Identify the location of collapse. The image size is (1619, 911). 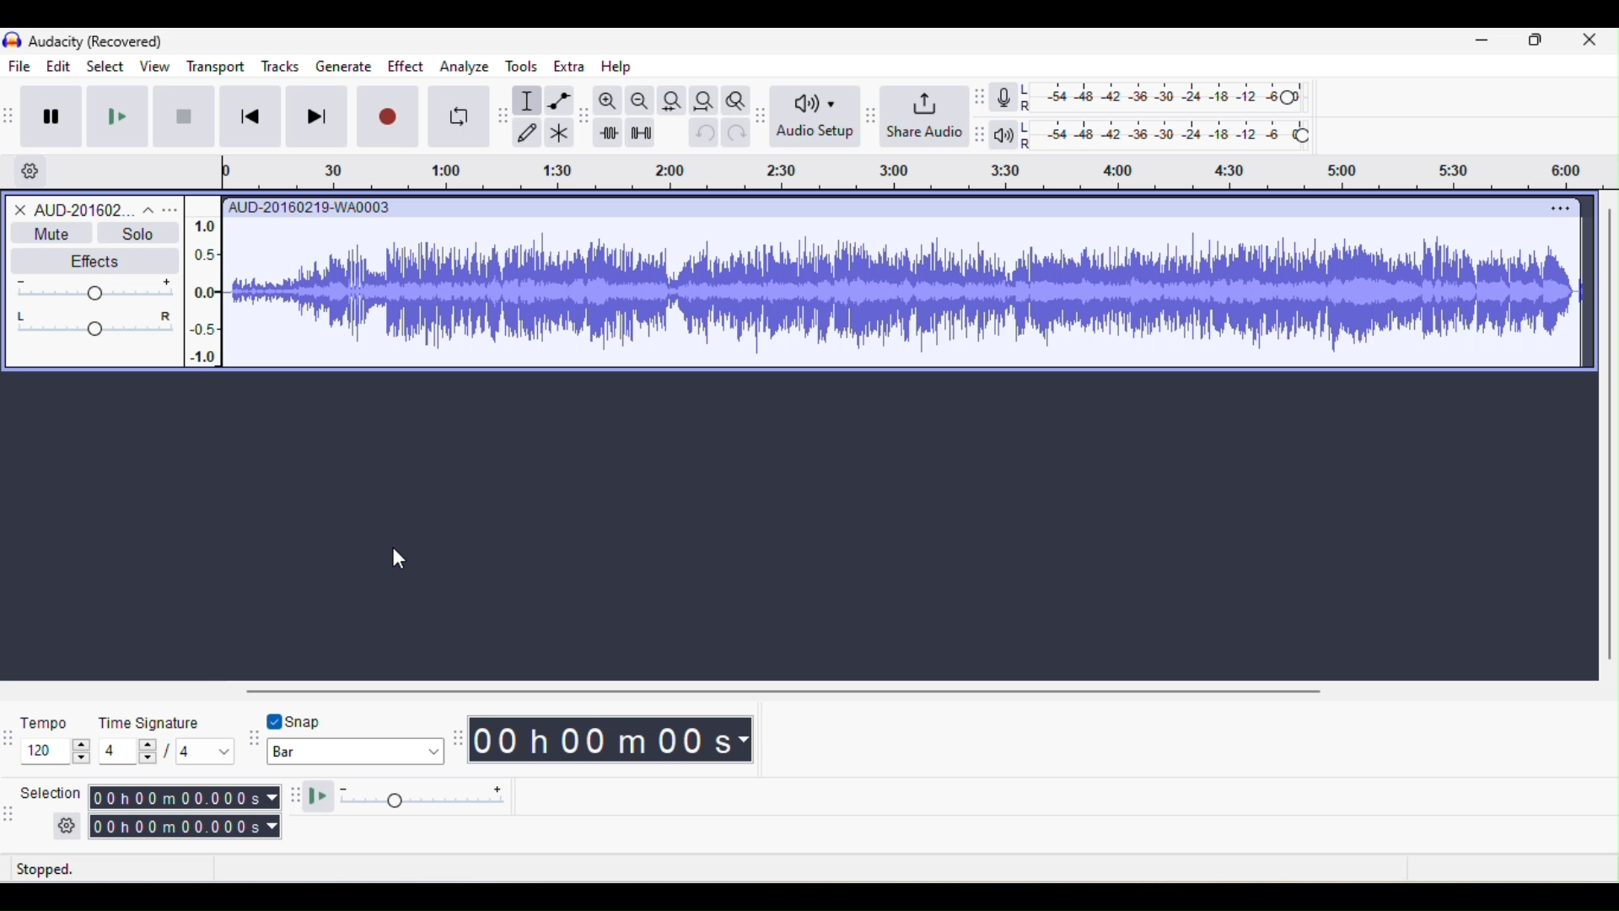
(144, 208).